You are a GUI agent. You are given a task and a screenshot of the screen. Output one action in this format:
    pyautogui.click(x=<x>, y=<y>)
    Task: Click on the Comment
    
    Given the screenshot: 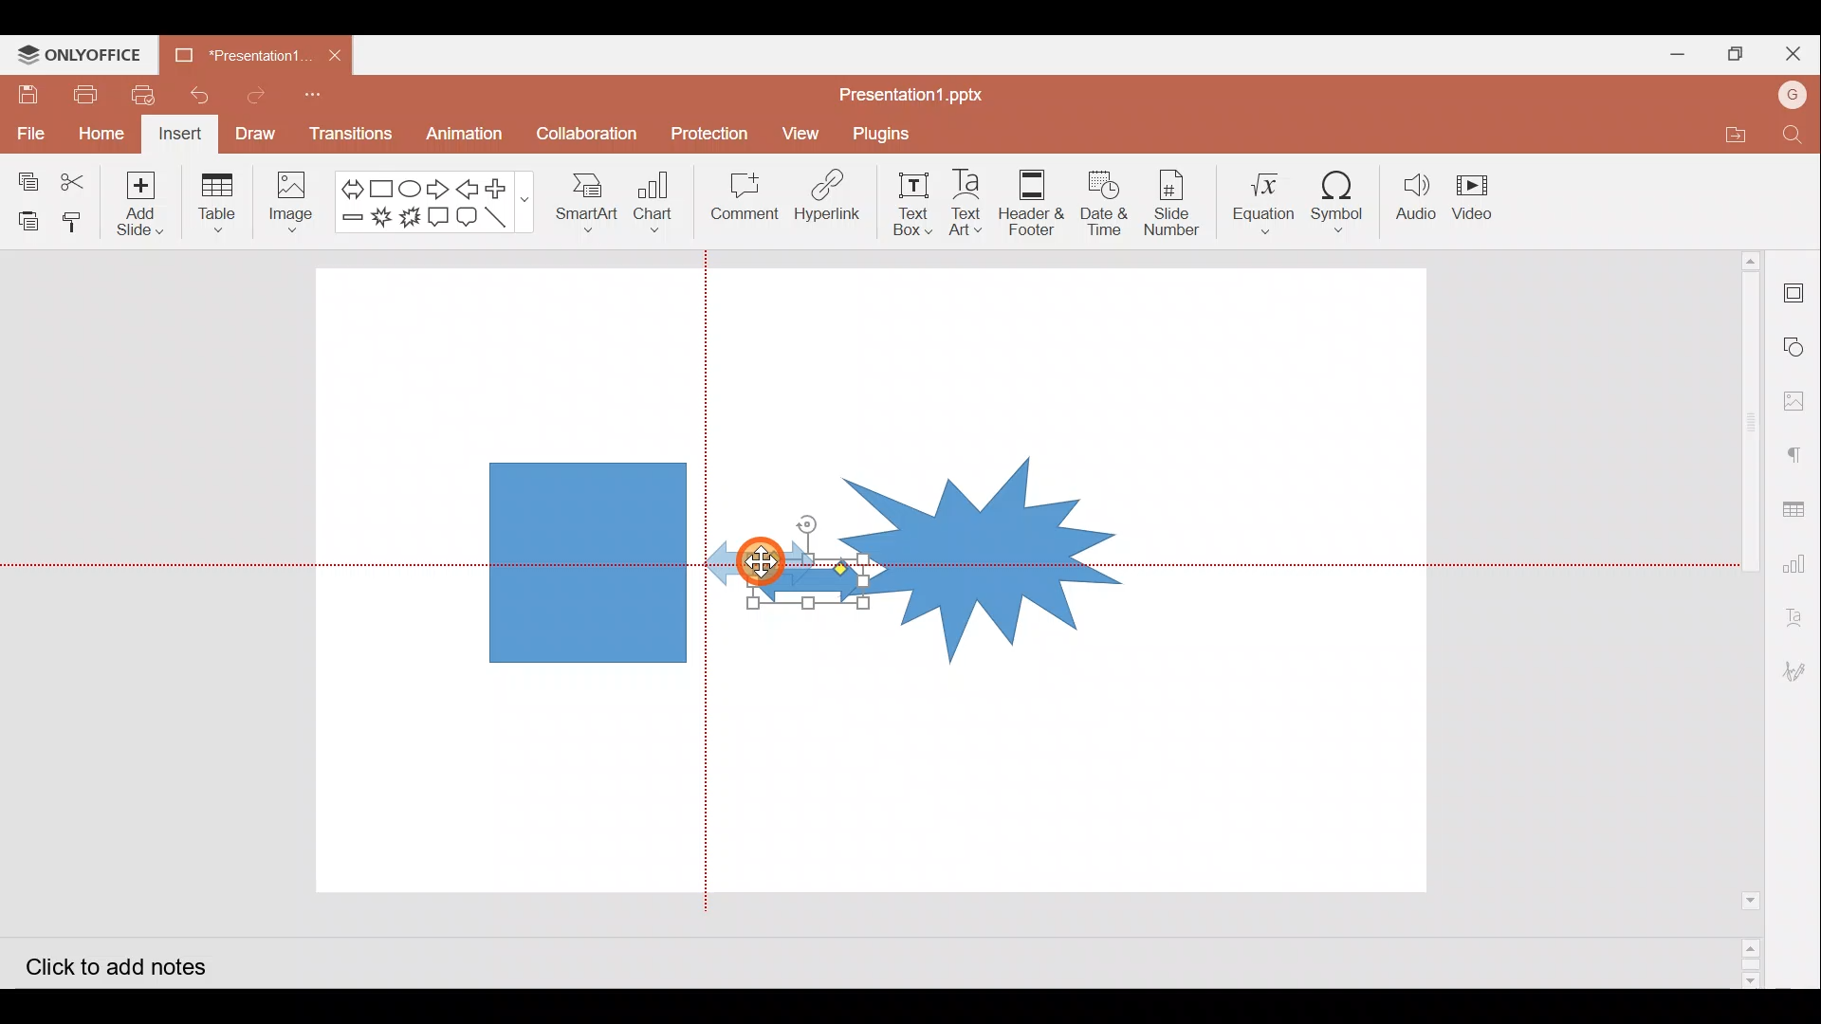 What is the action you would take?
    pyautogui.click(x=745, y=200)
    